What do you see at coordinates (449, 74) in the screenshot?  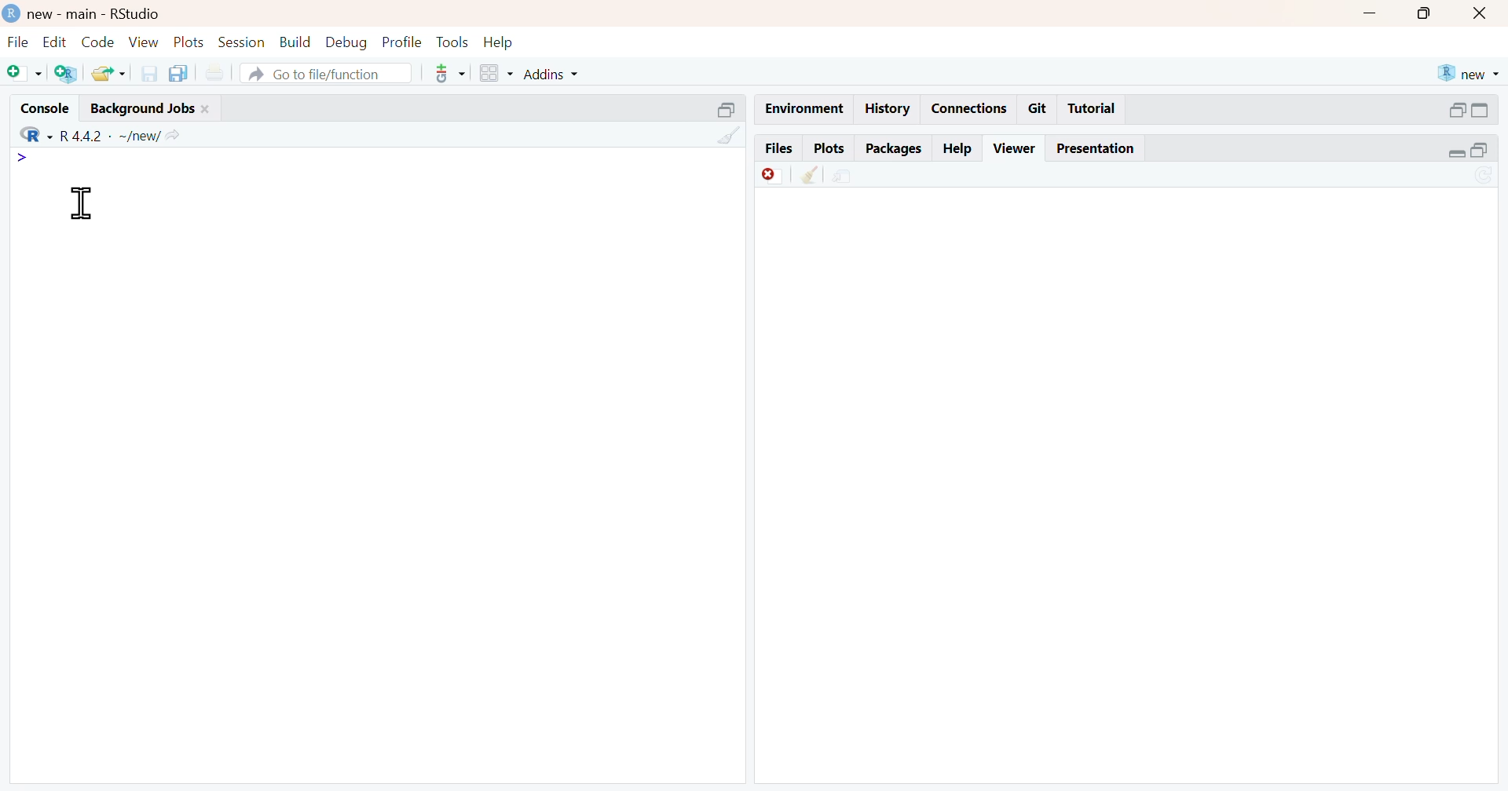 I see `code tools` at bounding box center [449, 74].